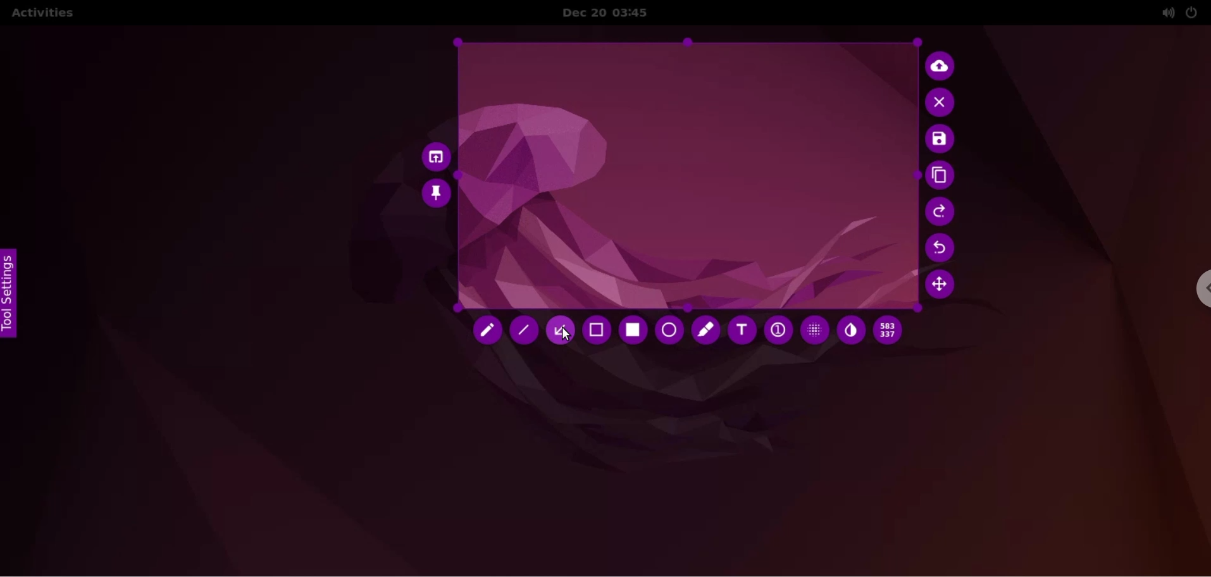  What do you see at coordinates (943, 248) in the screenshot?
I see `undo` at bounding box center [943, 248].